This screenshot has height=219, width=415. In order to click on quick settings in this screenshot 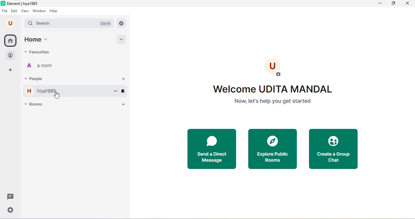, I will do `click(10, 210)`.